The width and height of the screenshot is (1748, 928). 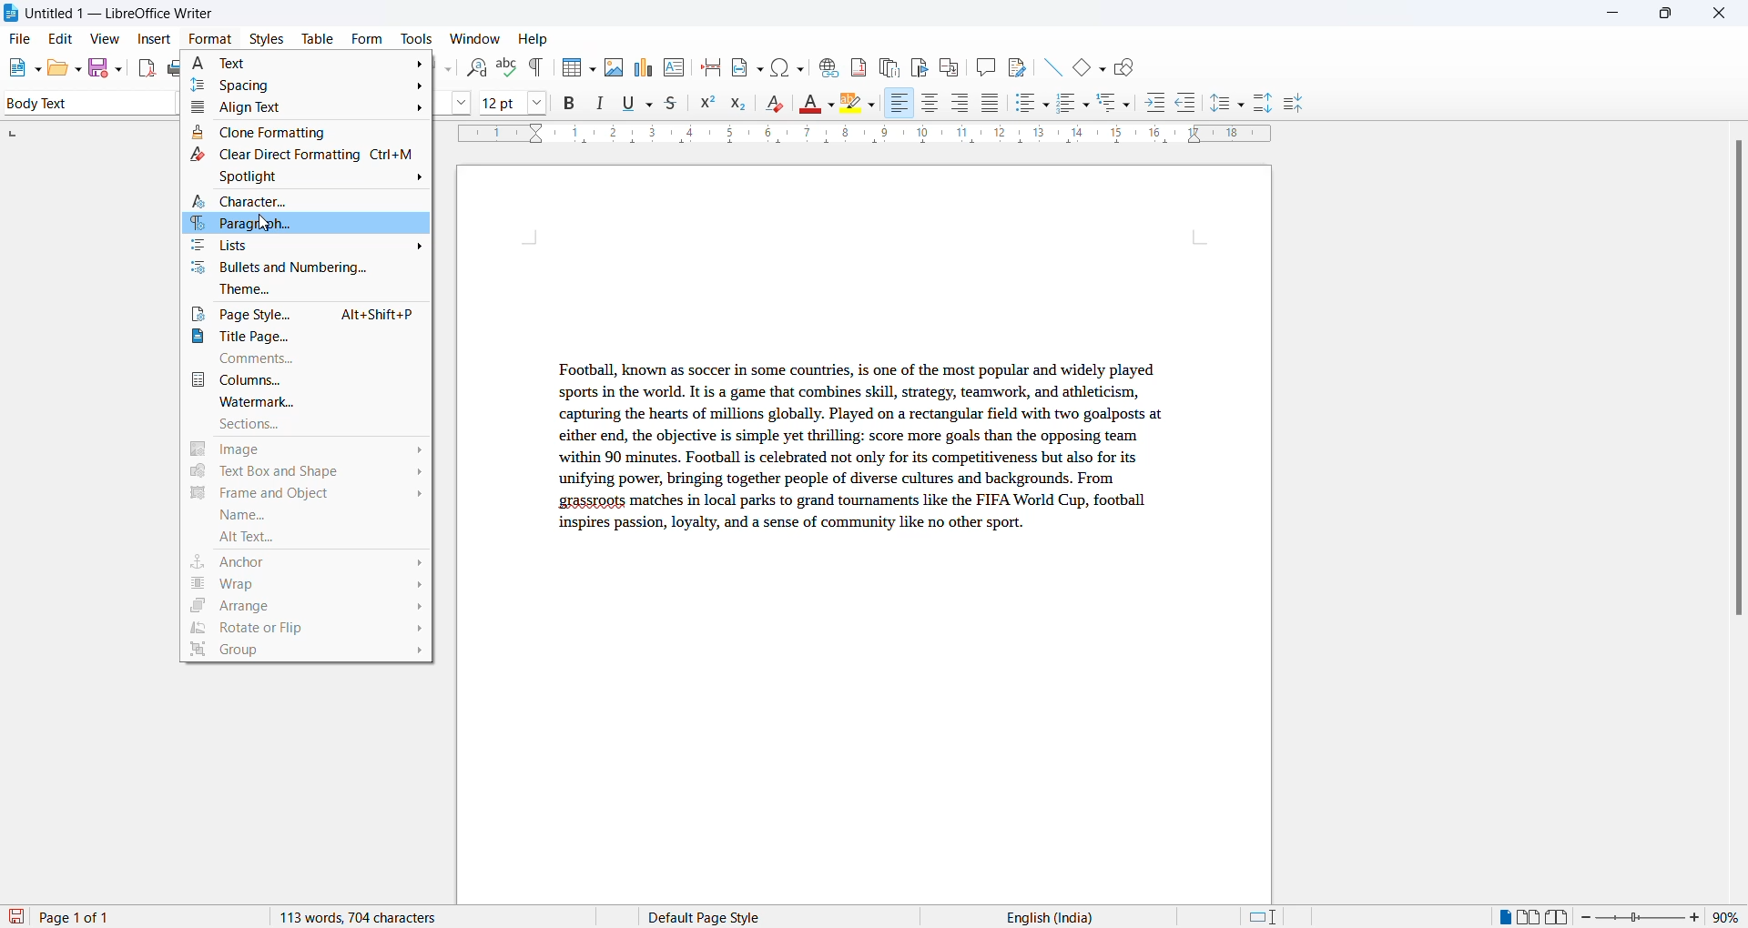 What do you see at coordinates (1047, 65) in the screenshot?
I see `line` at bounding box center [1047, 65].